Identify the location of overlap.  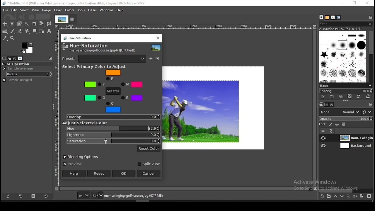
(113, 117).